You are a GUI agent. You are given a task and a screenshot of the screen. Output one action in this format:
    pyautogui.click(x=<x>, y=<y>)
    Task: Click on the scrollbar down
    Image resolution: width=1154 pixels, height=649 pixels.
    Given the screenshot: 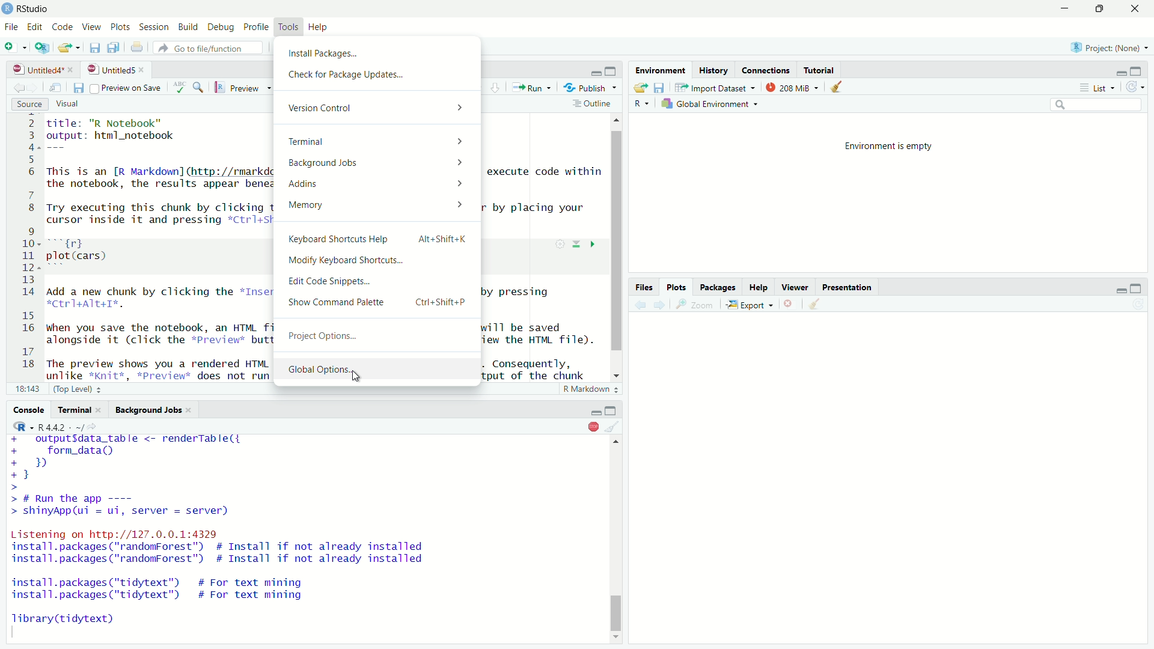 What is the action you would take?
    pyautogui.click(x=614, y=640)
    